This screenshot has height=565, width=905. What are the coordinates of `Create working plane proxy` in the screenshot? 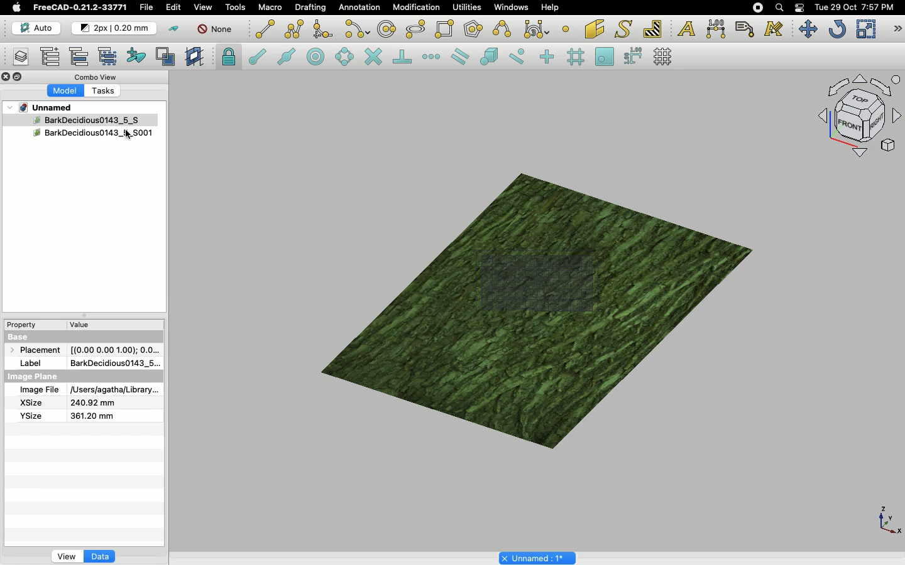 It's located at (196, 57).